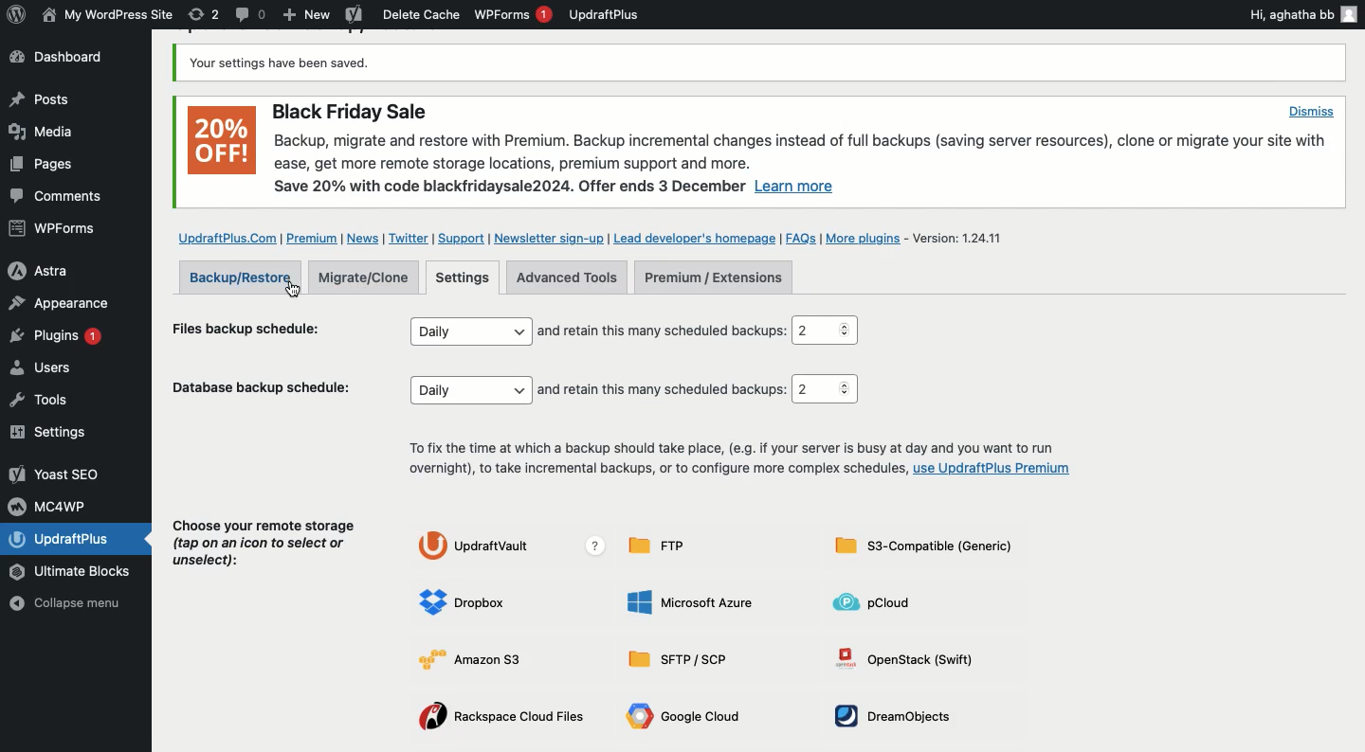  Describe the element at coordinates (60, 370) in the screenshot. I see `Users` at that location.